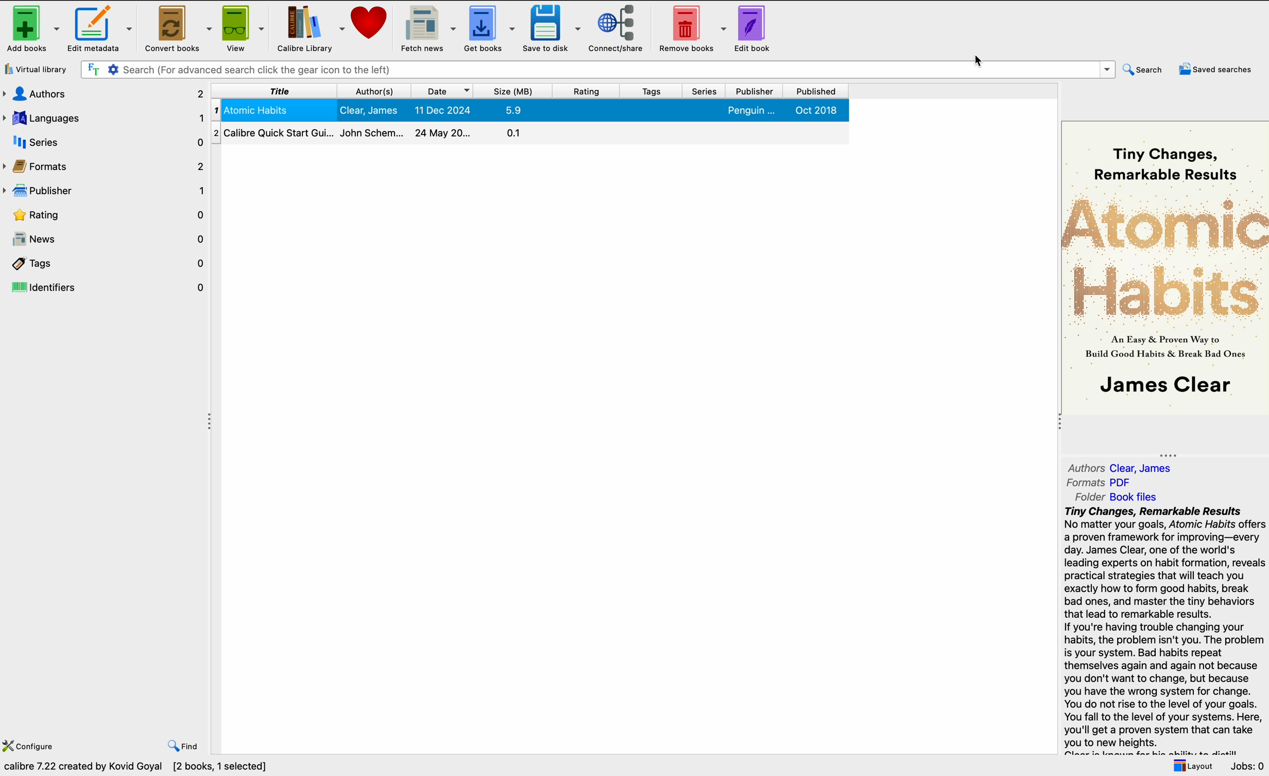  I want to click on identifiers, so click(106, 288).